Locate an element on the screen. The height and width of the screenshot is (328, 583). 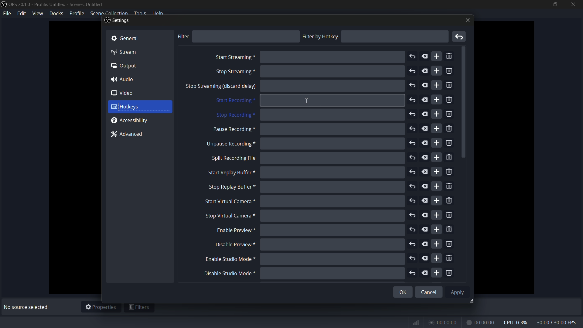
remove is located at coordinates (449, 172).